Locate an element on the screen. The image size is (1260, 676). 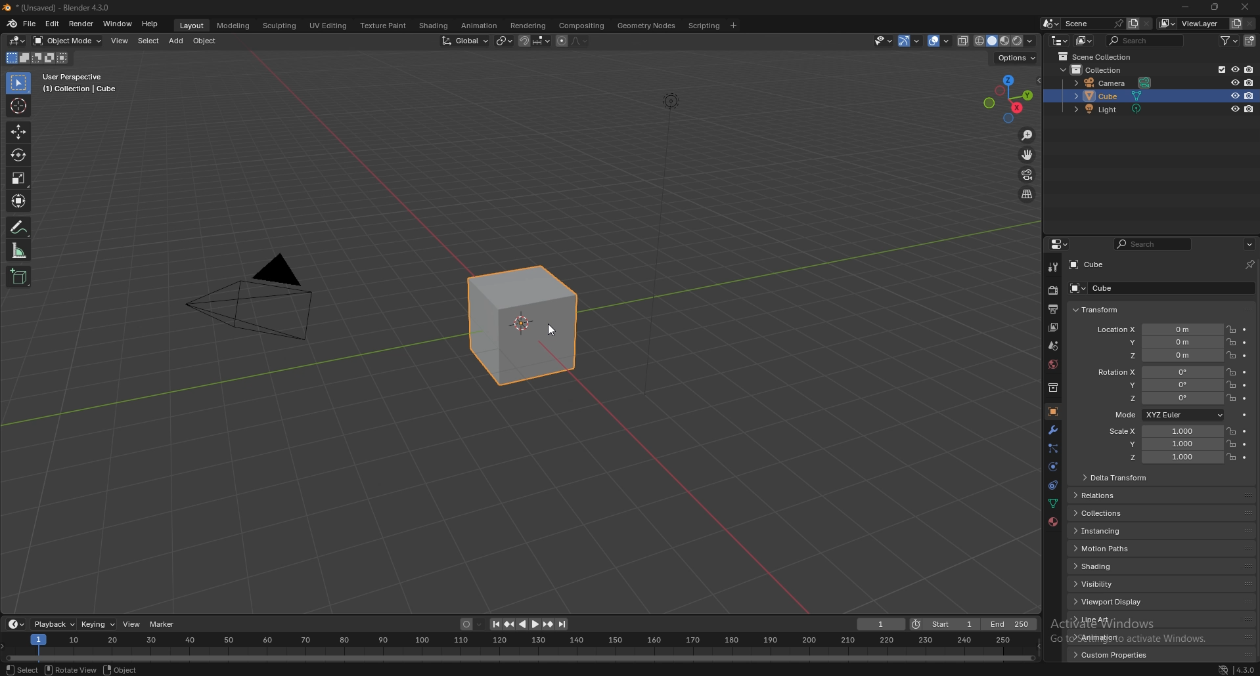
view is located at coordinates (120, 41).